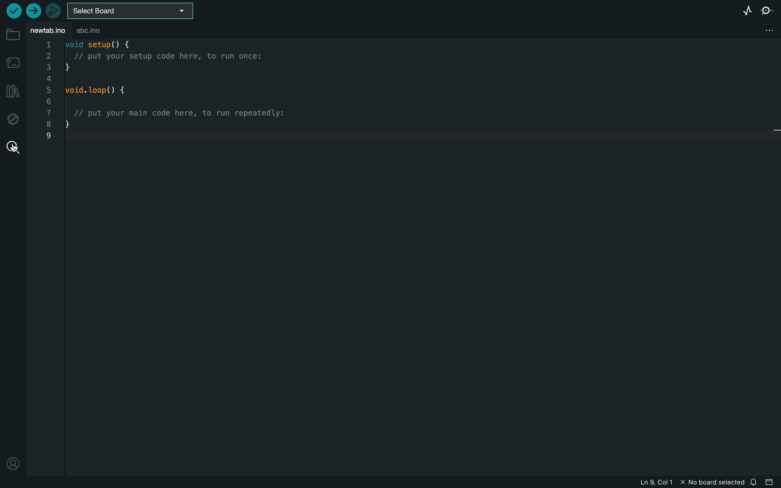  I want to click on board manager, so click(13, 61).